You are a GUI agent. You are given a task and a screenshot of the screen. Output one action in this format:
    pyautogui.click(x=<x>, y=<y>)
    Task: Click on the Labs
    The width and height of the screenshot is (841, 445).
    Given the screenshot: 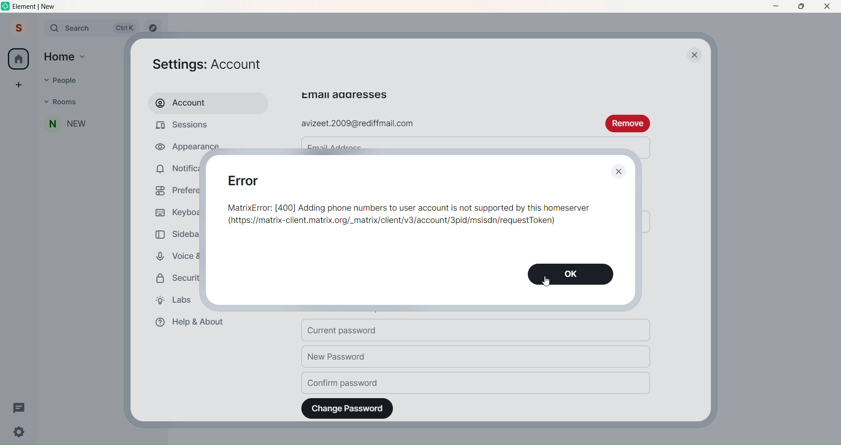 What is the action you would take?
    pyautogui.click(x=171, y=300)
    